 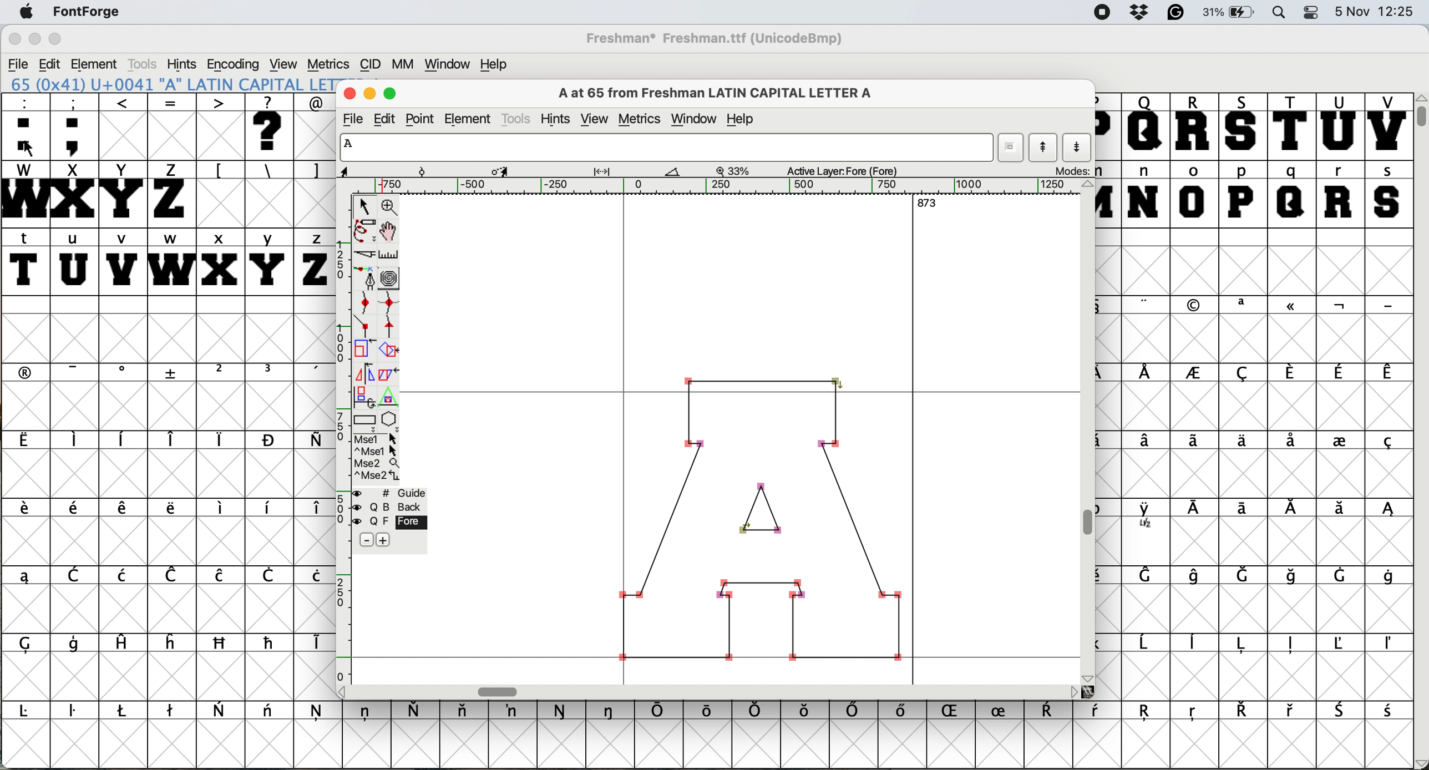 What do you see at coordinates (1146, 126) in the screenshot?
I see `Q` at bounding box center [1146, 126].